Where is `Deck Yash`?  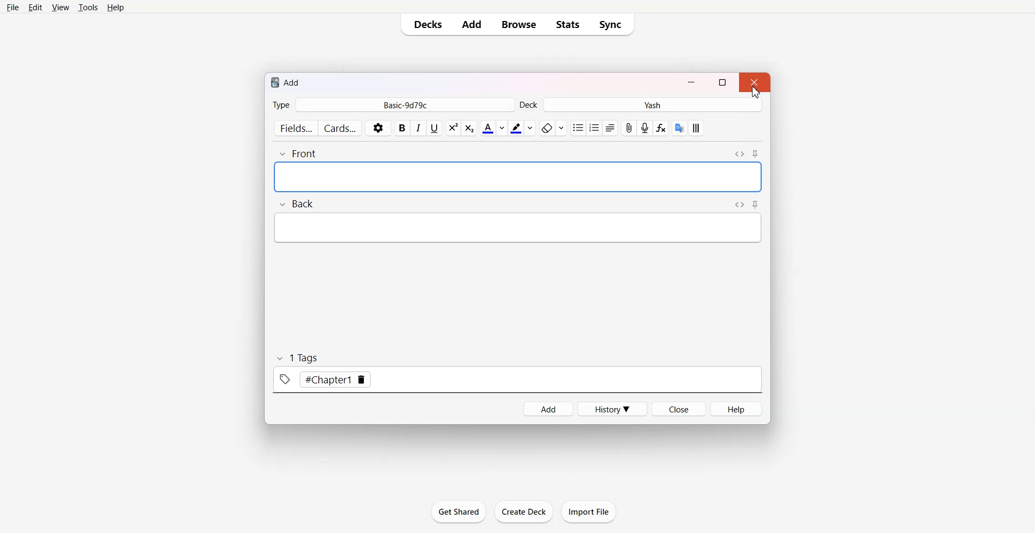
Deck Yash is located at coordinates (641, 104).